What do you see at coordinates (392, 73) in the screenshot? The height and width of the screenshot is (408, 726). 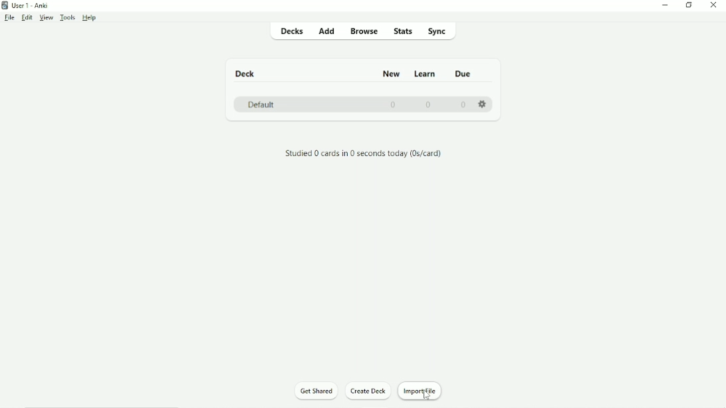 I see `New` at bounding box center [392, 73].